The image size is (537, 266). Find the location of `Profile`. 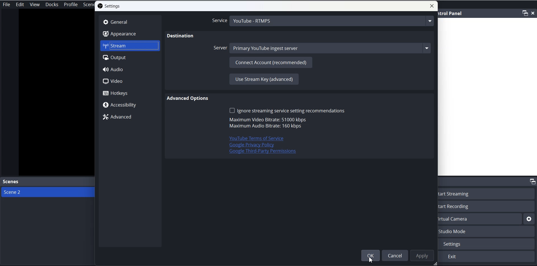

Profile is located at coordinates (71, 4).